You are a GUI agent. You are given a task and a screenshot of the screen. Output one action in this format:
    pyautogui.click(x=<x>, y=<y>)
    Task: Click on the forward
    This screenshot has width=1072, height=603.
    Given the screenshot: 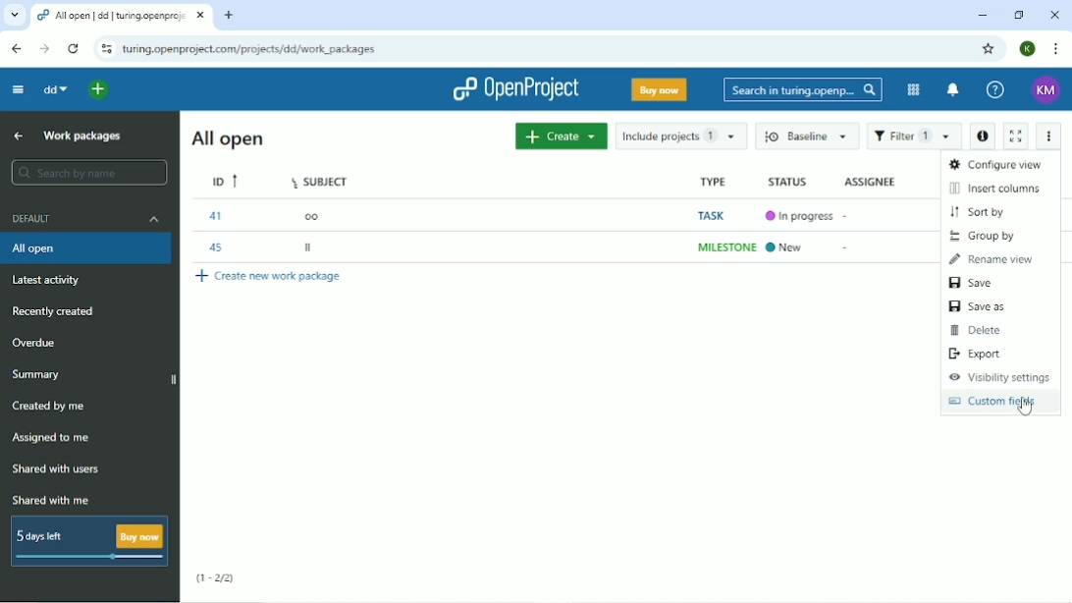 What is the action you would take?
    pyautogui.click(x=41, y=49)
    